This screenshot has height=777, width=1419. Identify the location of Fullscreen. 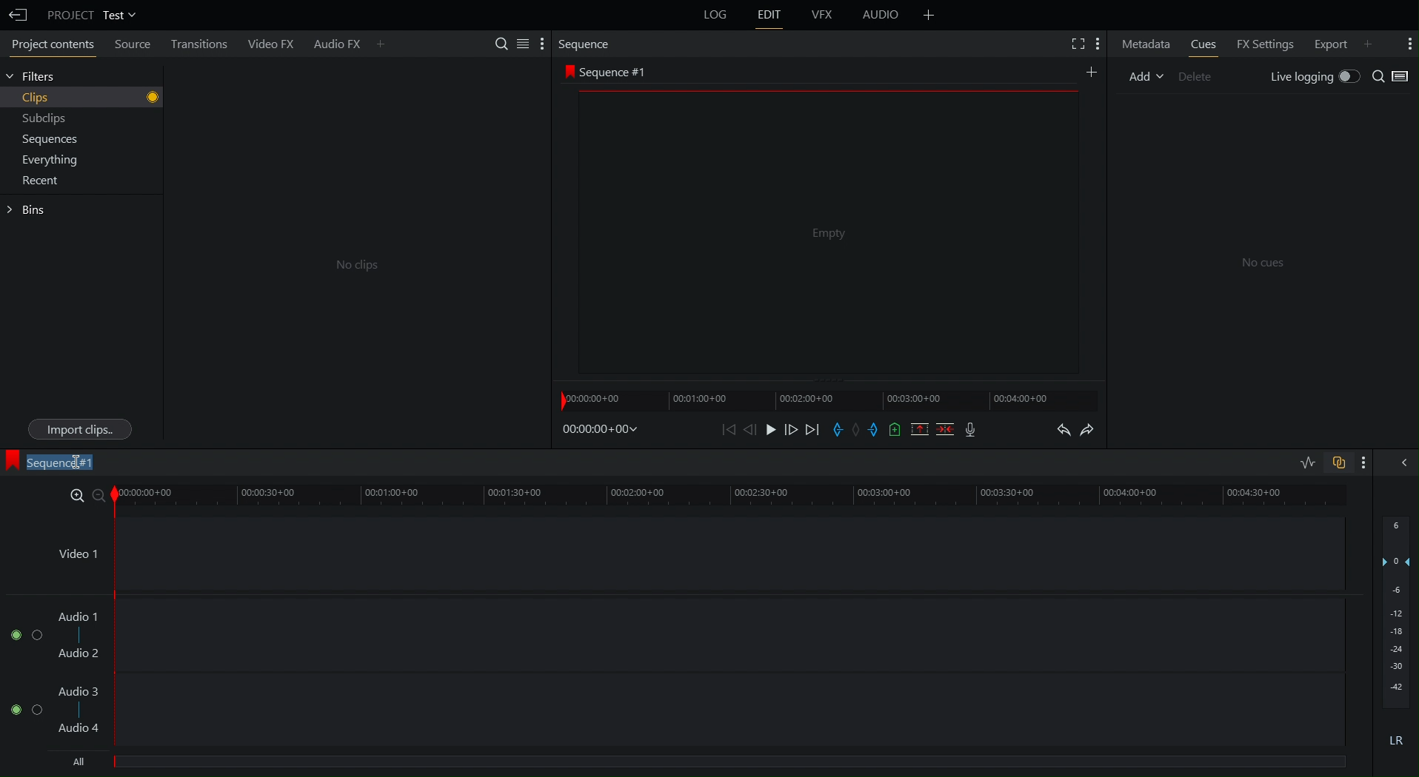
(1072, 42).